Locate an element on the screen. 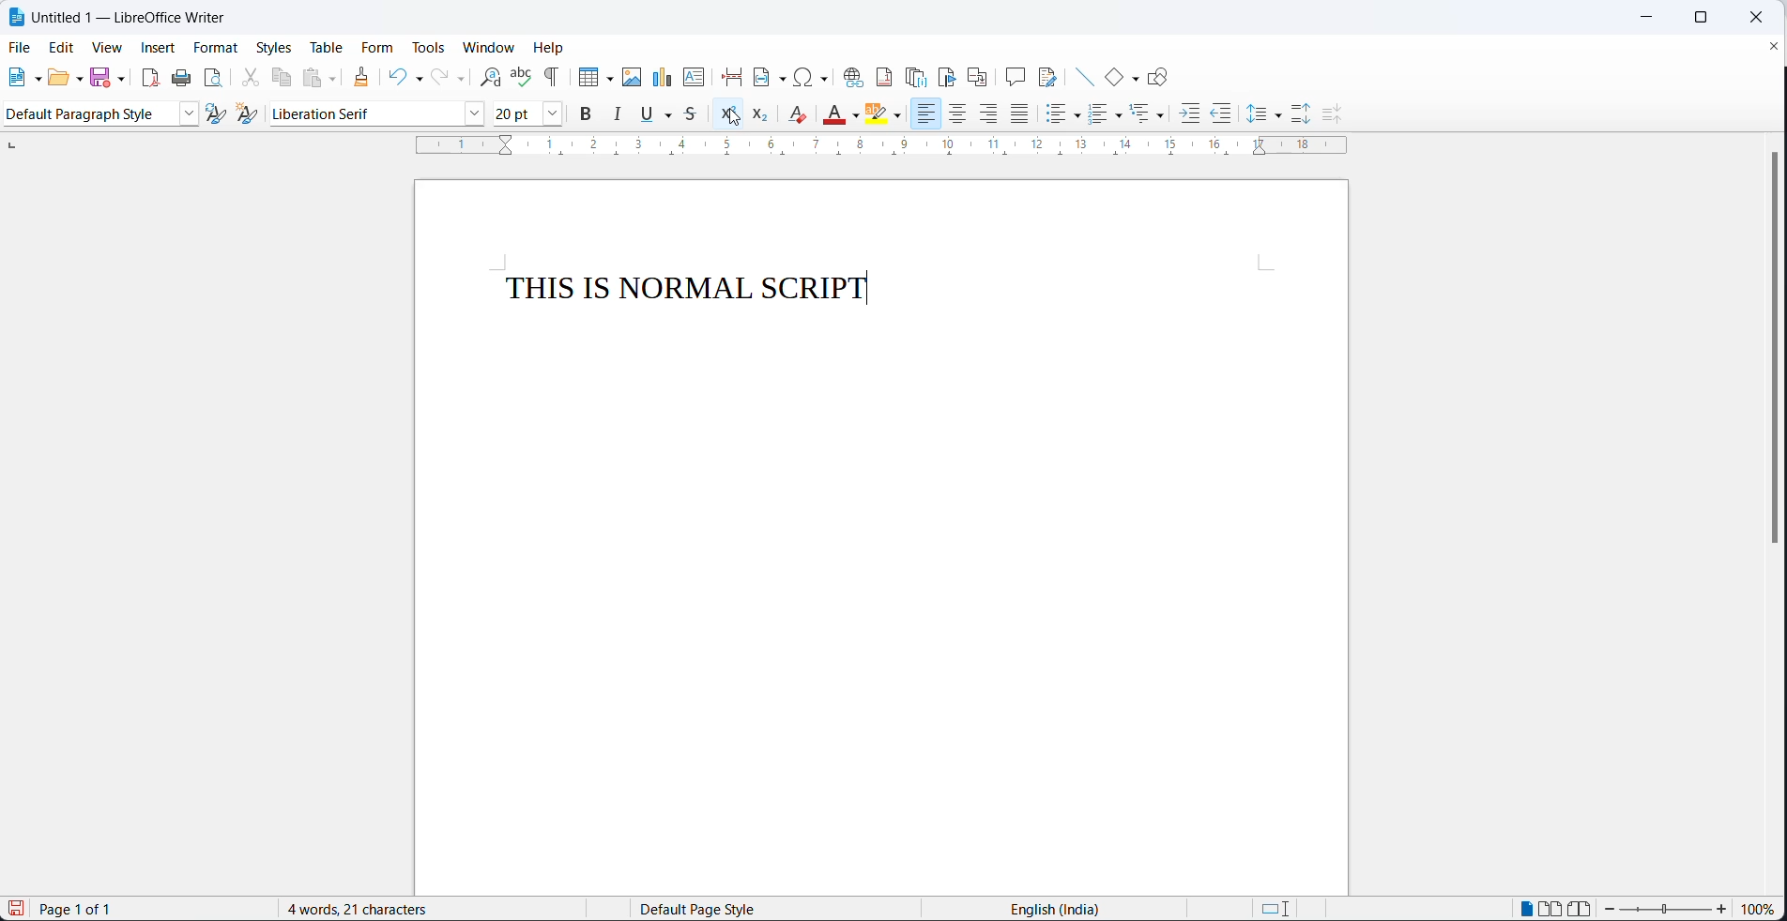 The image size is (1787, 921). increase paragraph space is located at coordinates (1301, 113).